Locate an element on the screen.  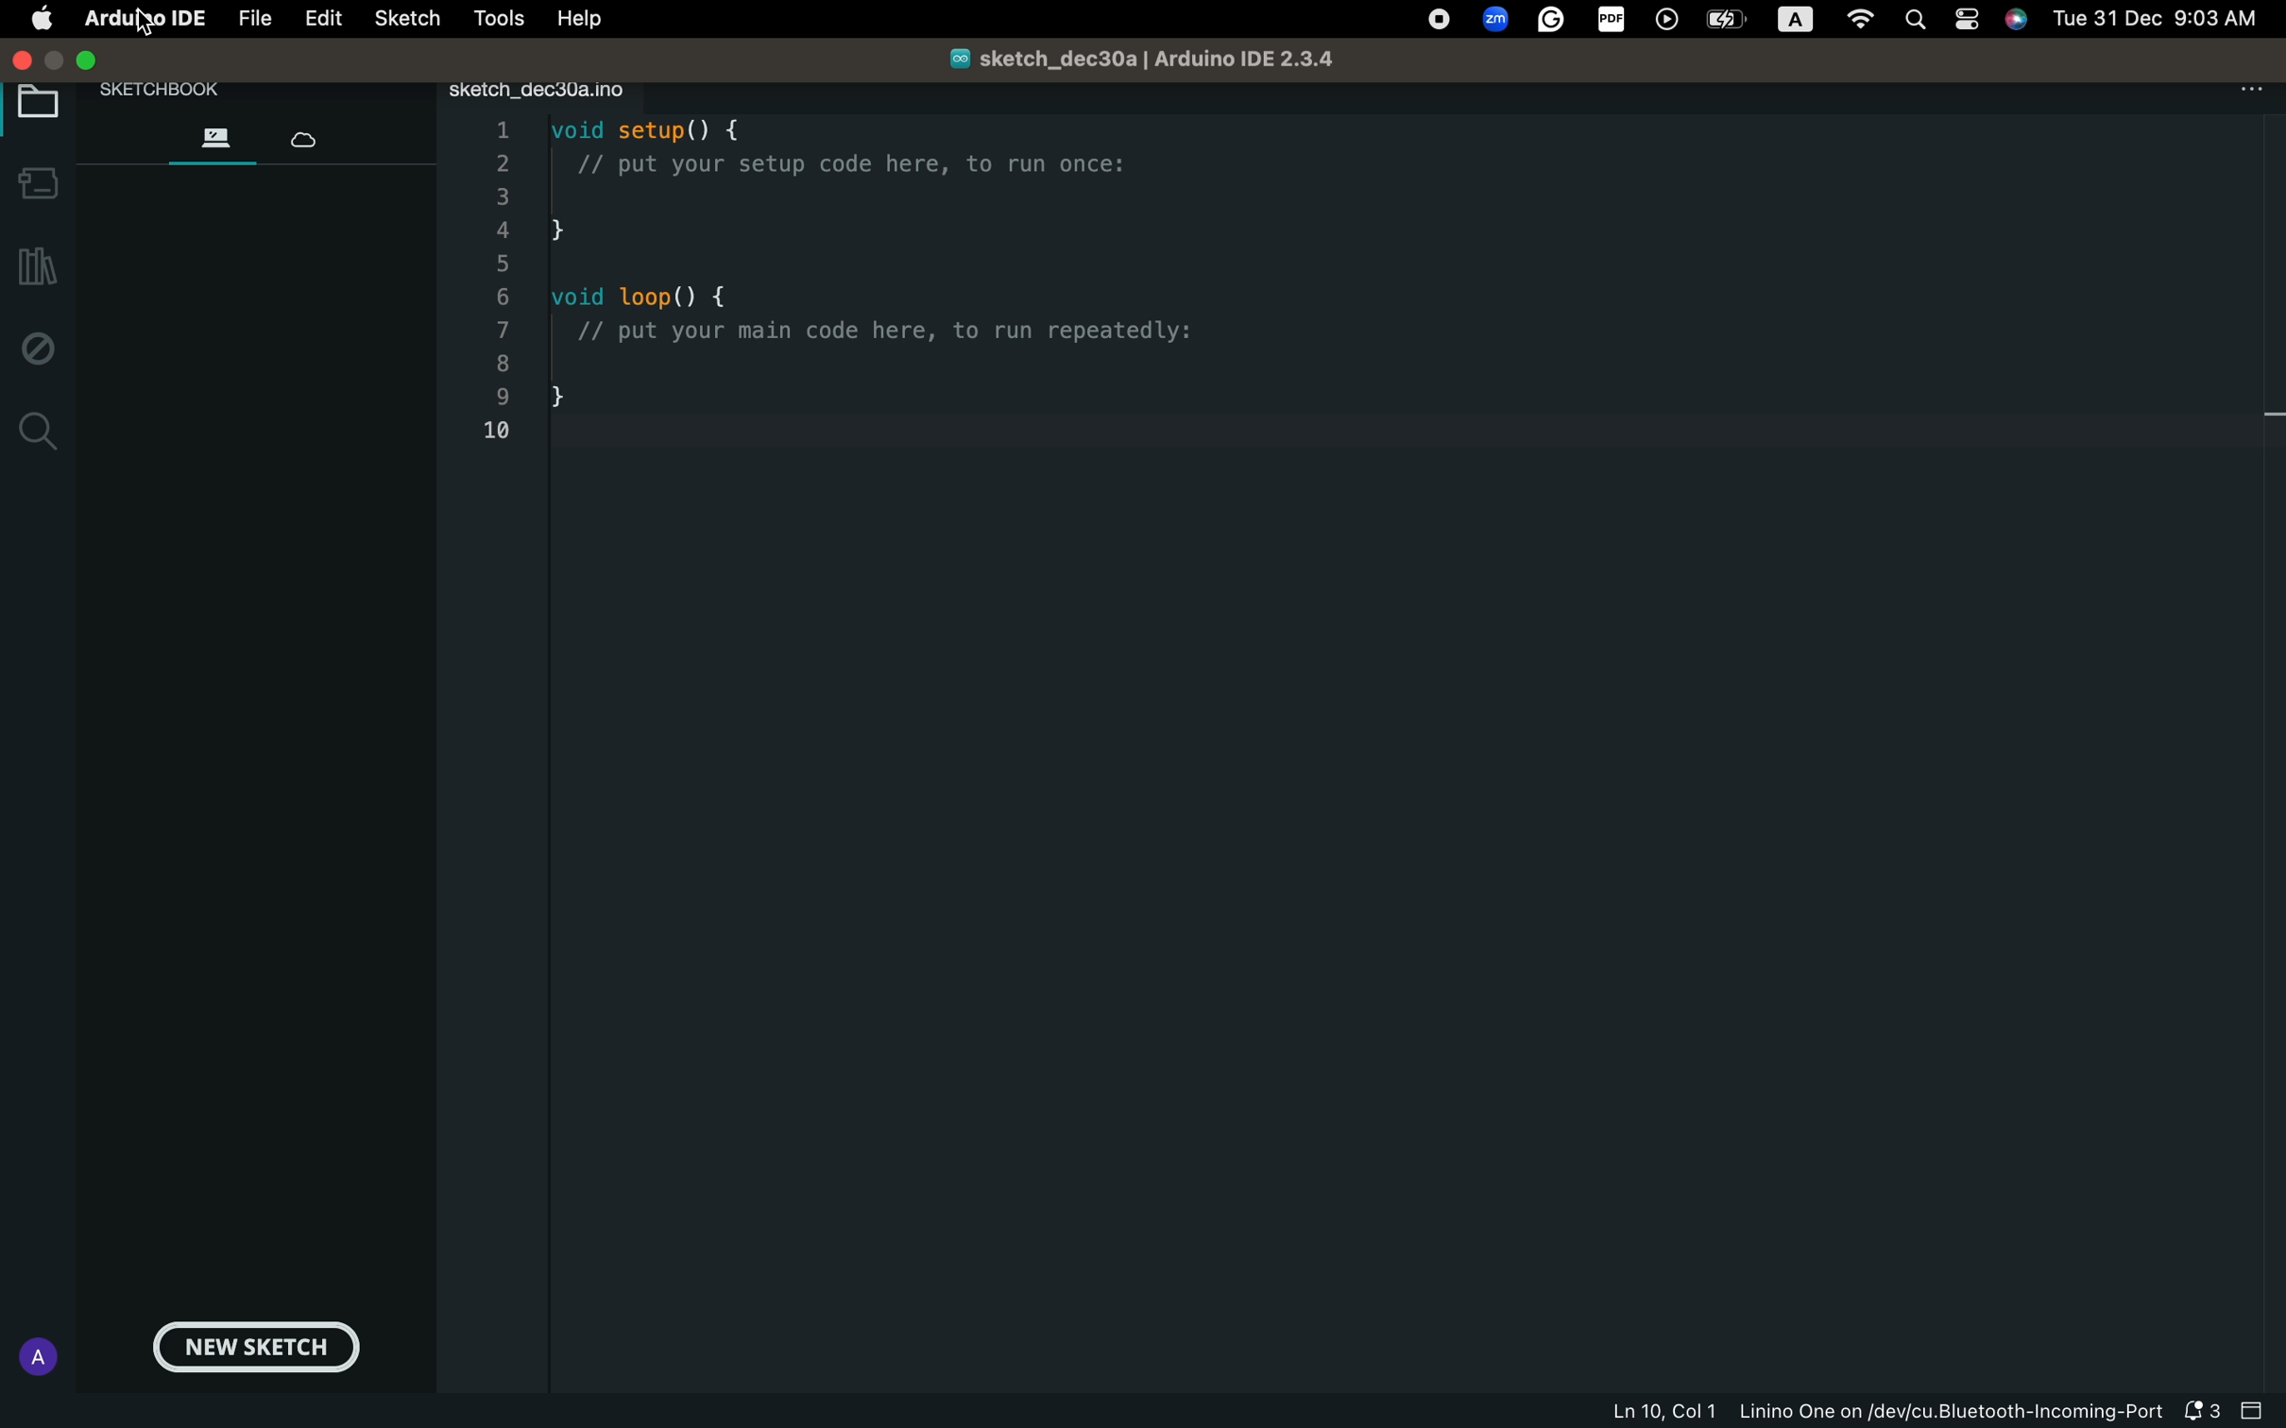
sketch book is located at coordinates (177, 92).